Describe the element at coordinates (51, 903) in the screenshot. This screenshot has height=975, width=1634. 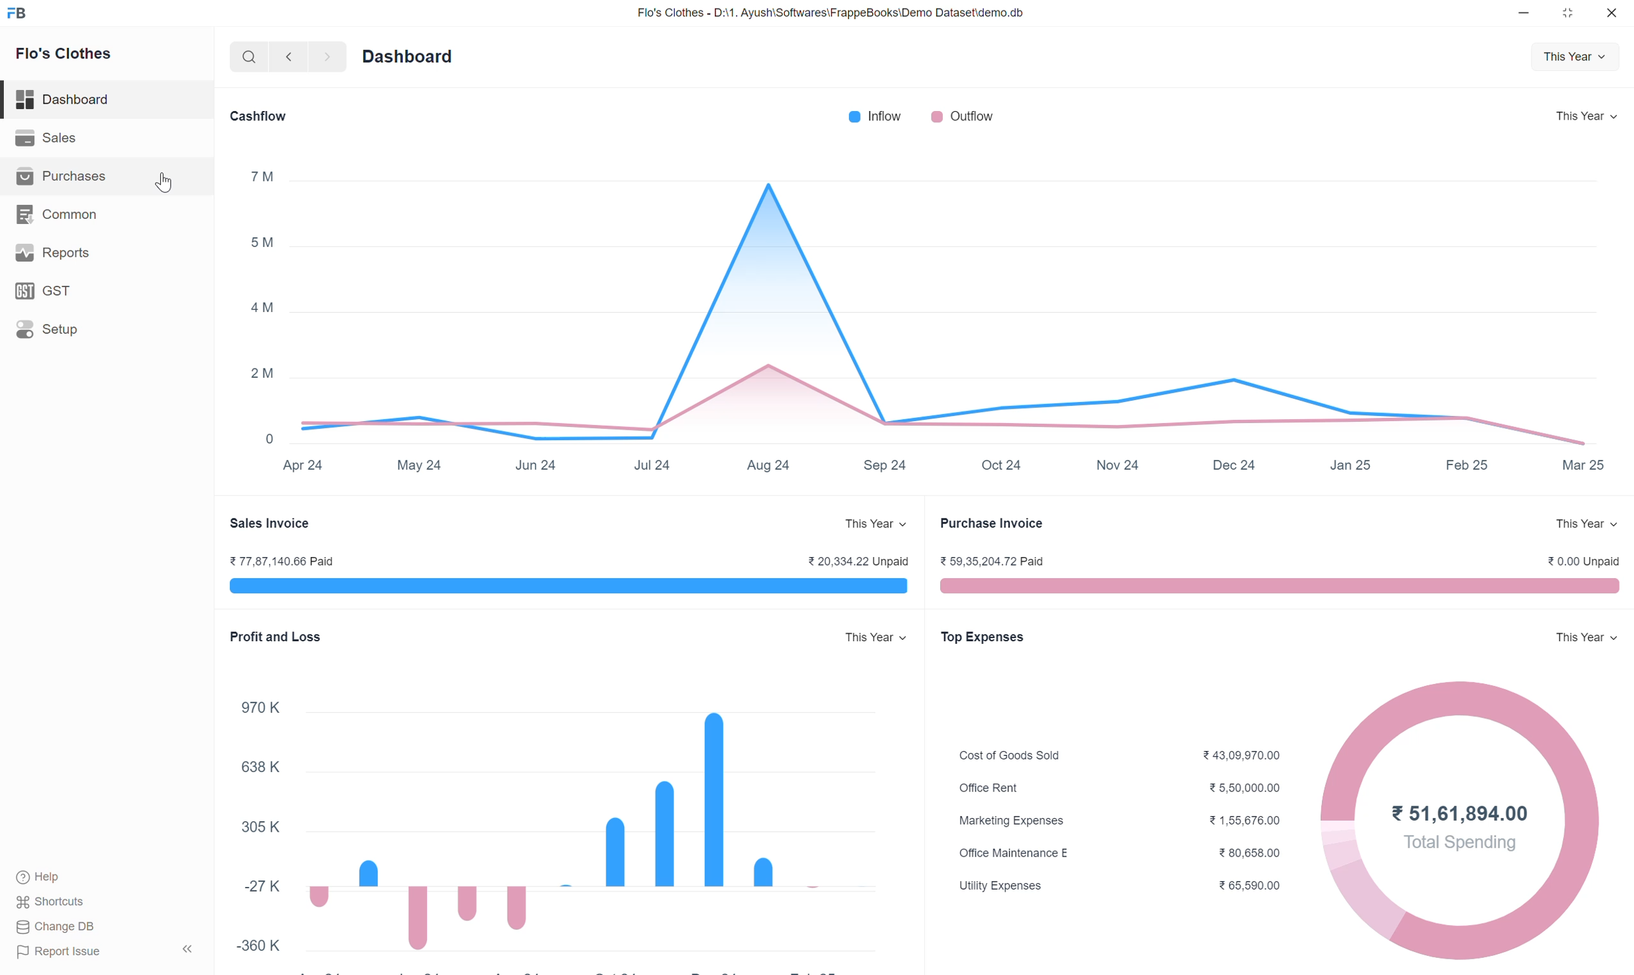
I see `shortcuts` at that location.